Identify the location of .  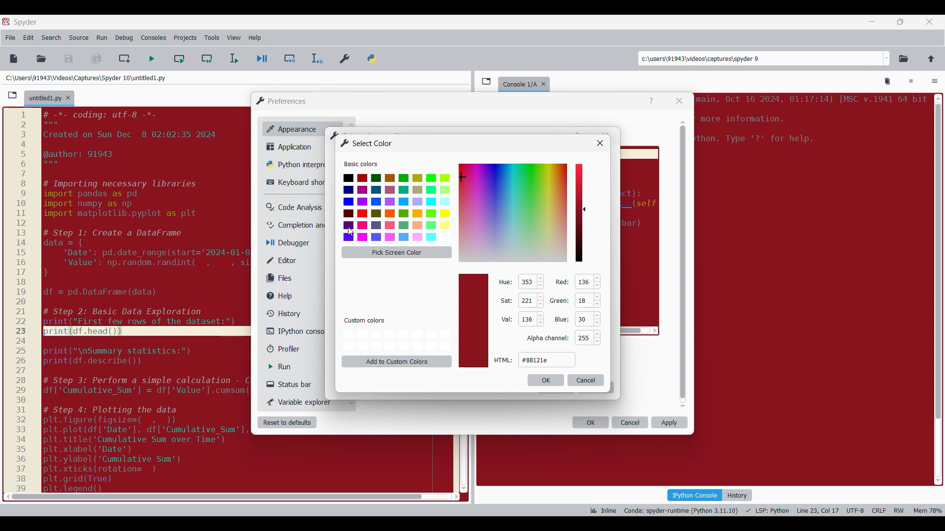
(599, 143).